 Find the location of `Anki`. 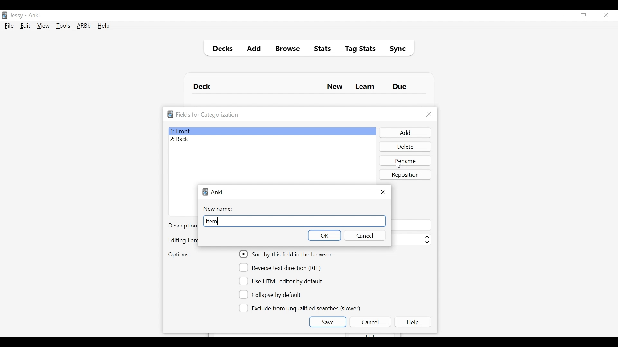

Anki is located at coordinates (34, 15).